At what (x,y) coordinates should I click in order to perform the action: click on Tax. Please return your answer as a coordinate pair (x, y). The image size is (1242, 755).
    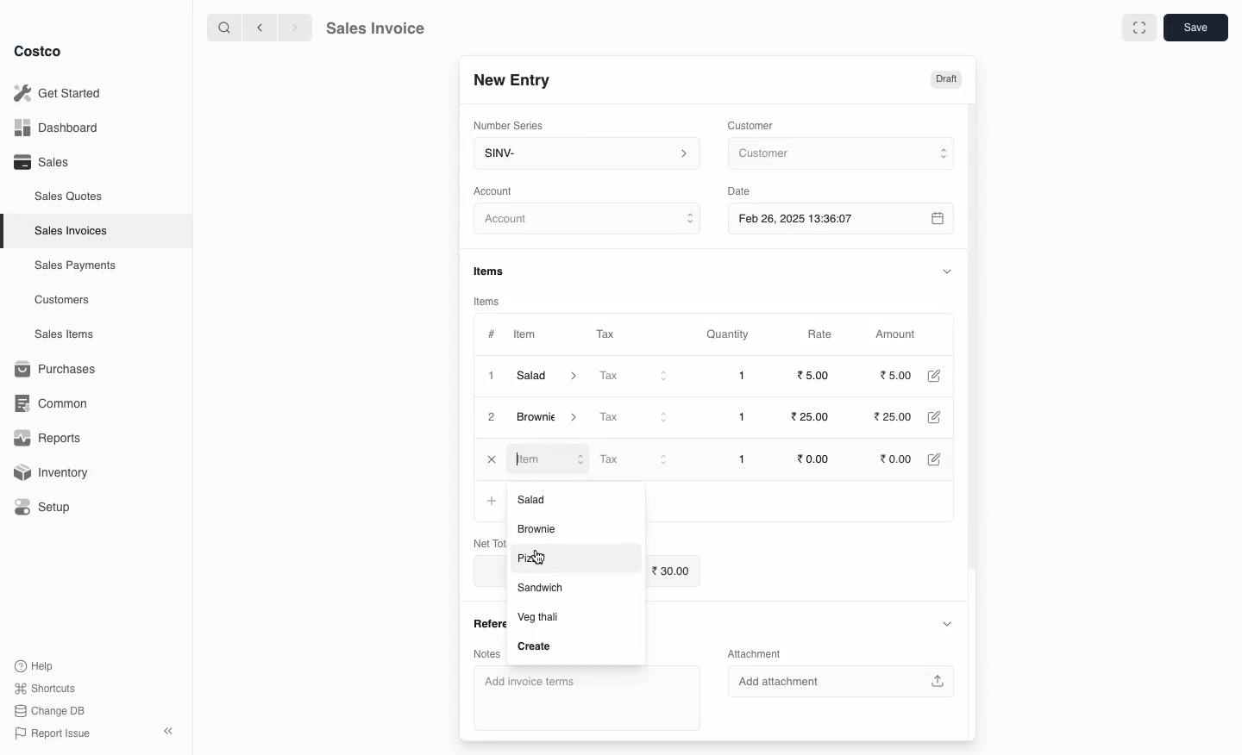
    Looking at the image, I should click on (633, 377).